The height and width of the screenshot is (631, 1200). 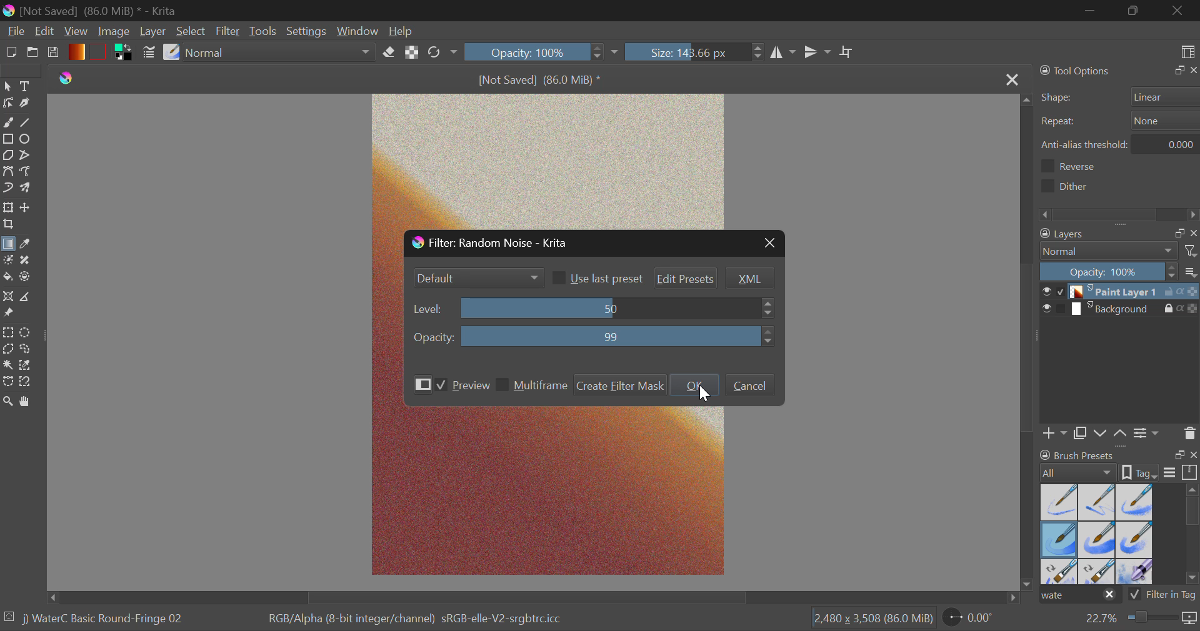 I want to click on Brush presets, so click(x=1079, y=454).